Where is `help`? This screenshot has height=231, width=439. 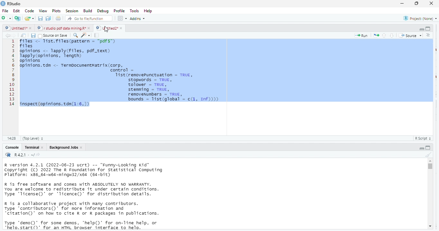
help is located at coordinates (150, 11).